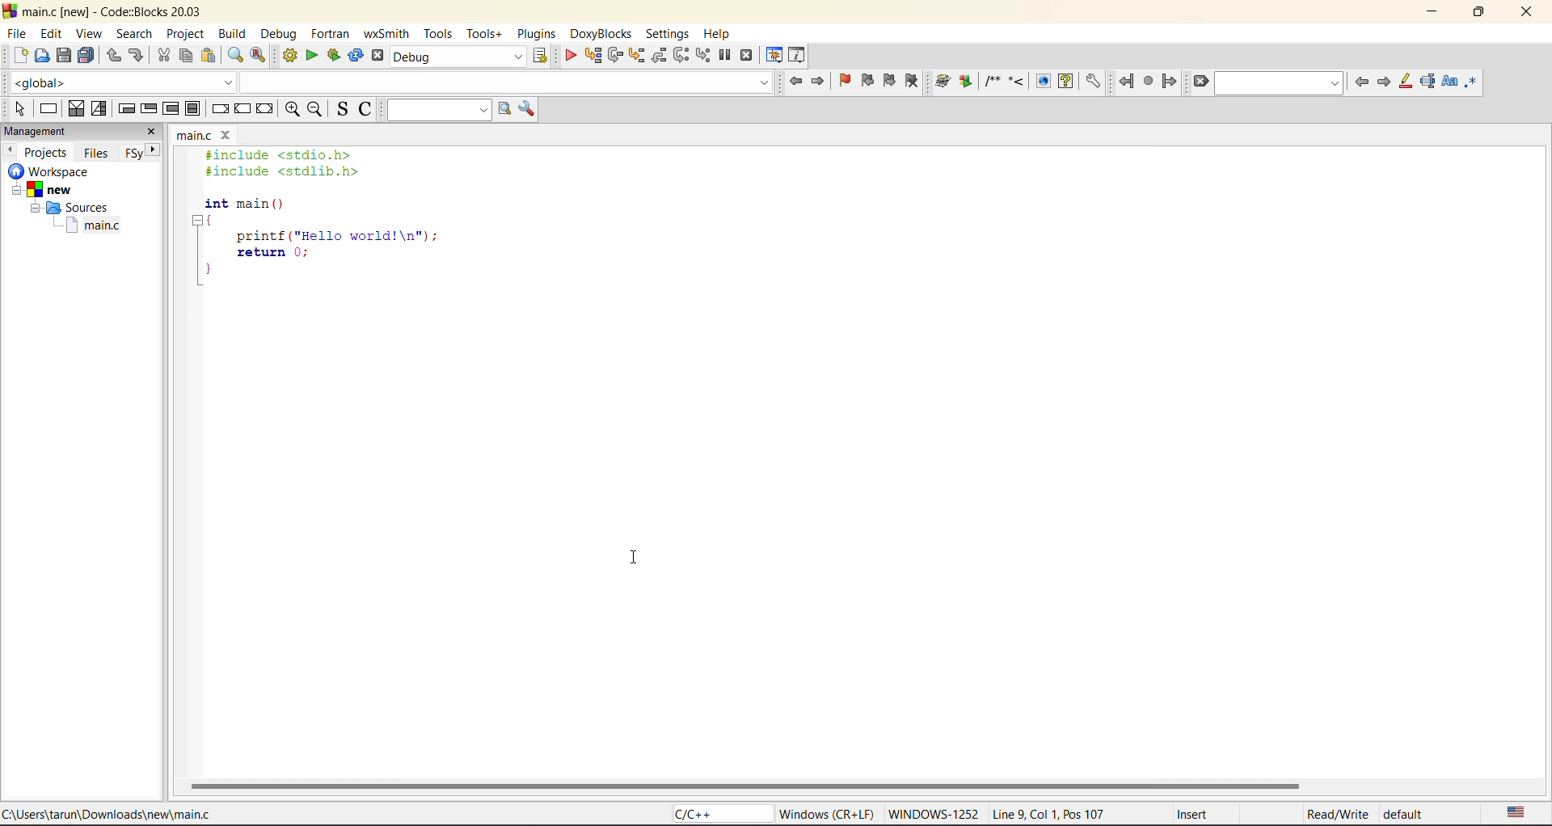  What do you see at coordinates (234, 54) in the screenshot?
I see `find` at bounding box center [234, 54].